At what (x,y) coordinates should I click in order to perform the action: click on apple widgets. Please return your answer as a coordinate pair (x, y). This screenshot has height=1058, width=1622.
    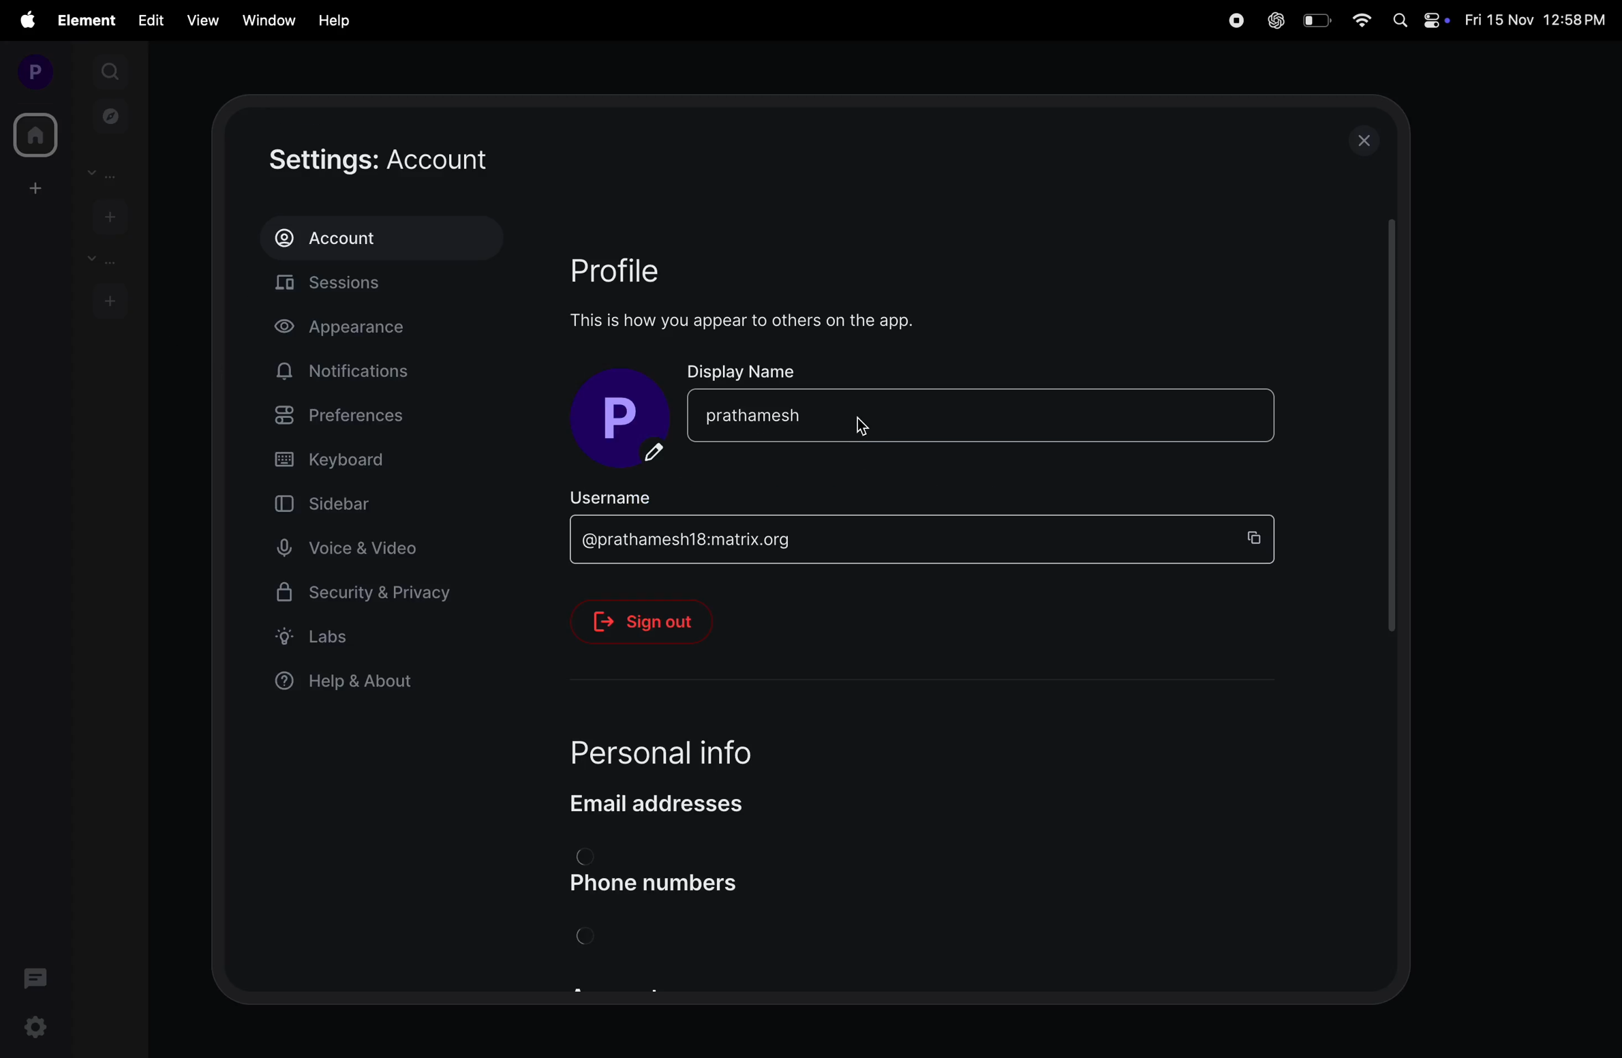
    Looking at the image, I should click on (1420, 19).